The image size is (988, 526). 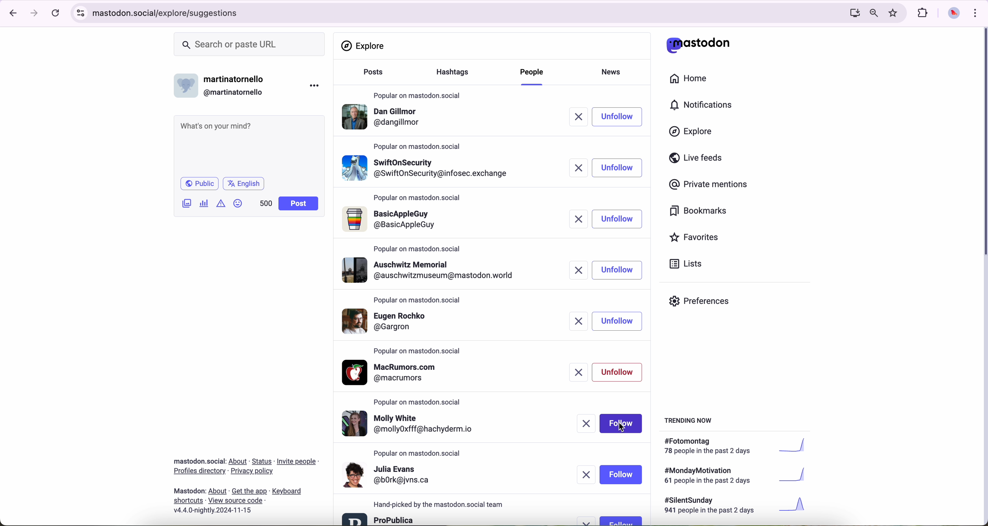 I want to click on profile, so click(x=389, y=474).